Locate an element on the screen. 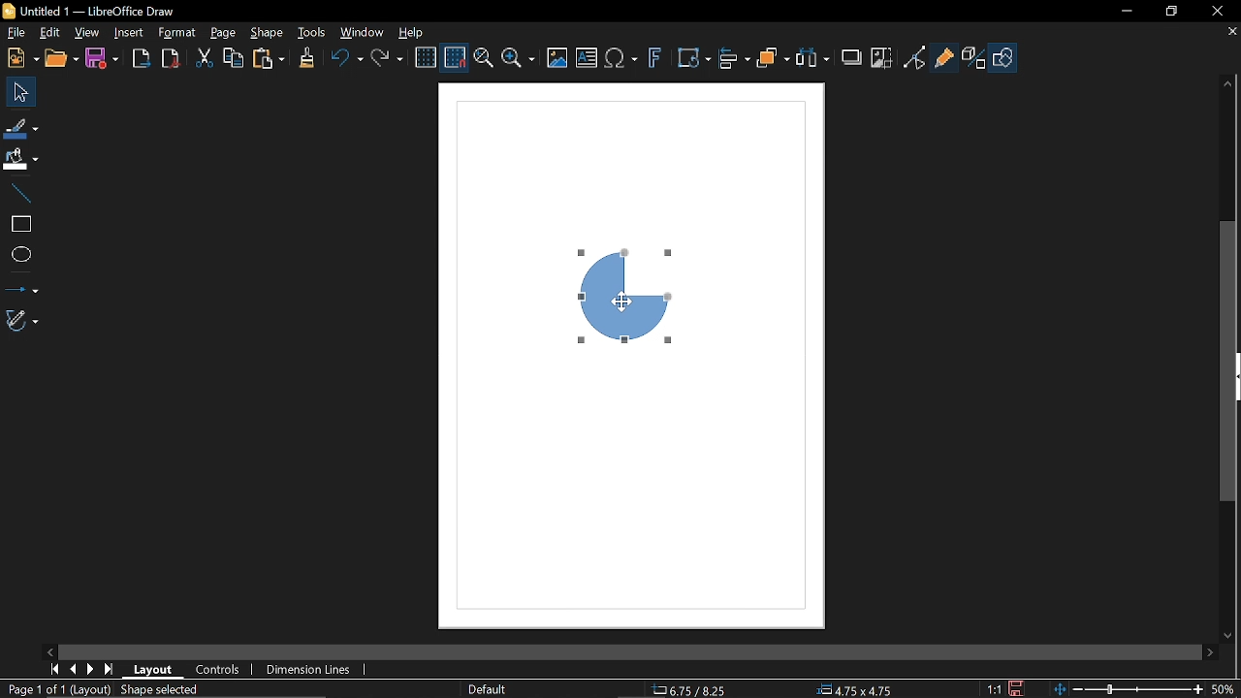 This screenshot has width=1241, height=698. Window is located at coordinates (363, 32).